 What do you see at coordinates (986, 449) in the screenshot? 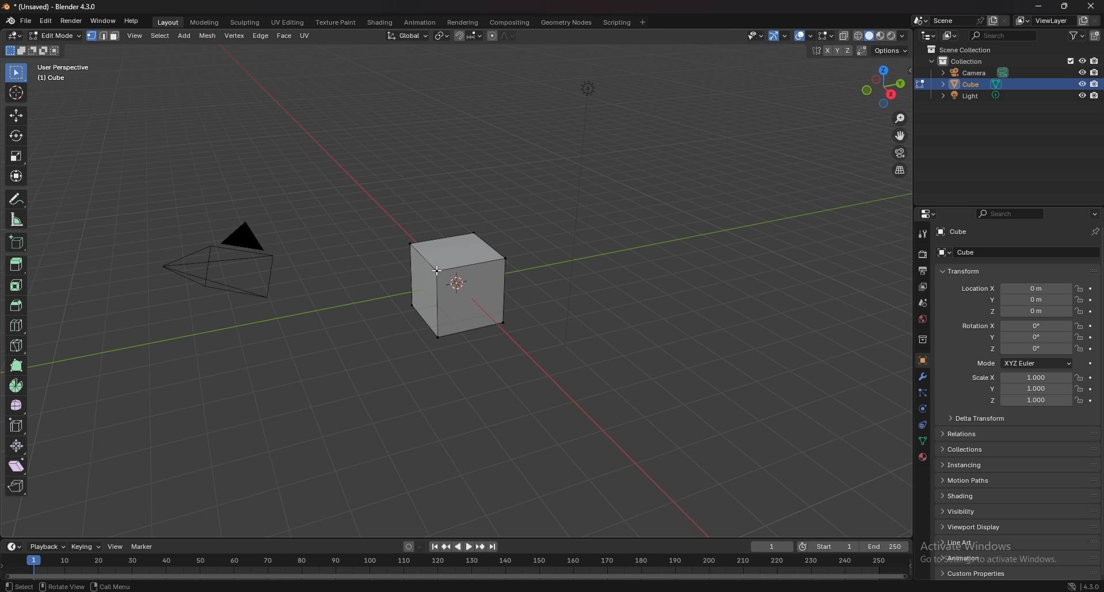
I see `collections` at bounding box center [986, 449].